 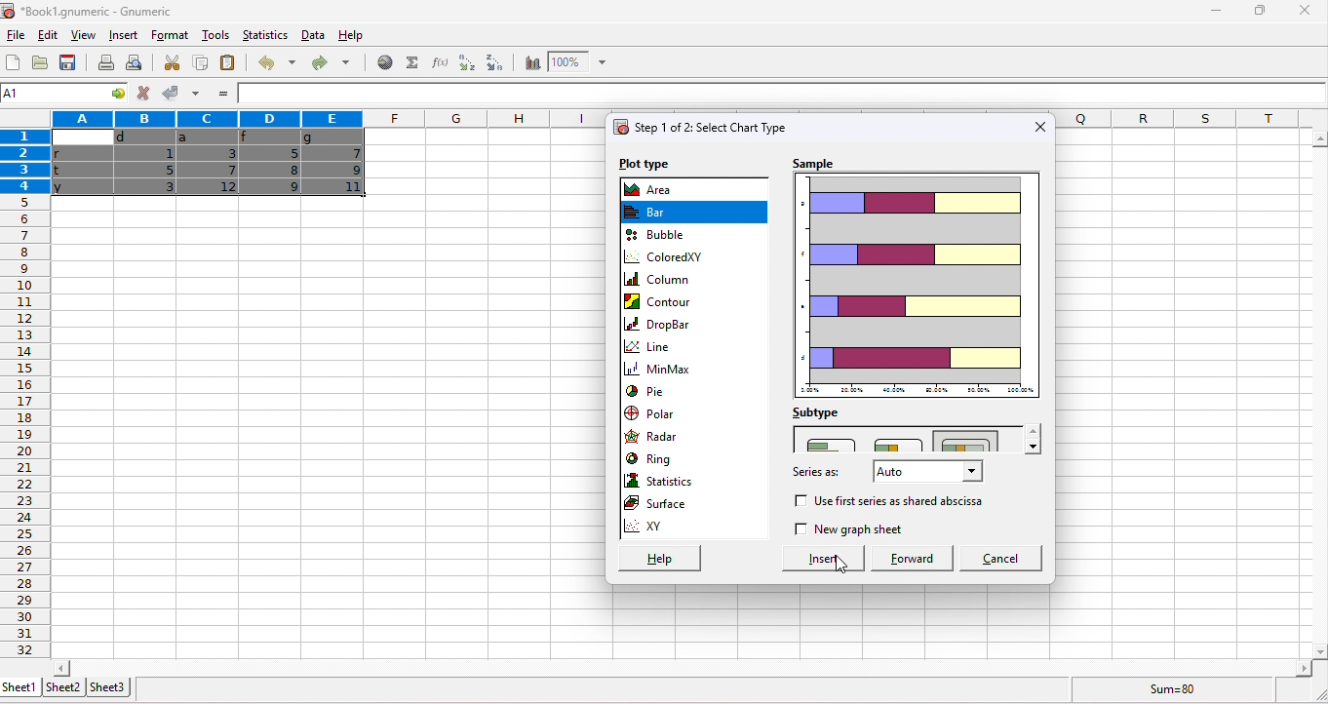 What do you see at coordinates (682, 669) in the screenshot?
I see `horizontal slider` at bounding box center [682, 669].